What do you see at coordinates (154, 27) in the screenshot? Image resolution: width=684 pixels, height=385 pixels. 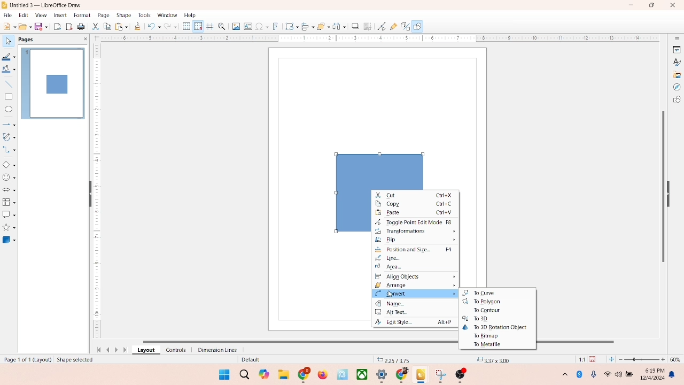 I see `undo` at bounding box center [154, 27].